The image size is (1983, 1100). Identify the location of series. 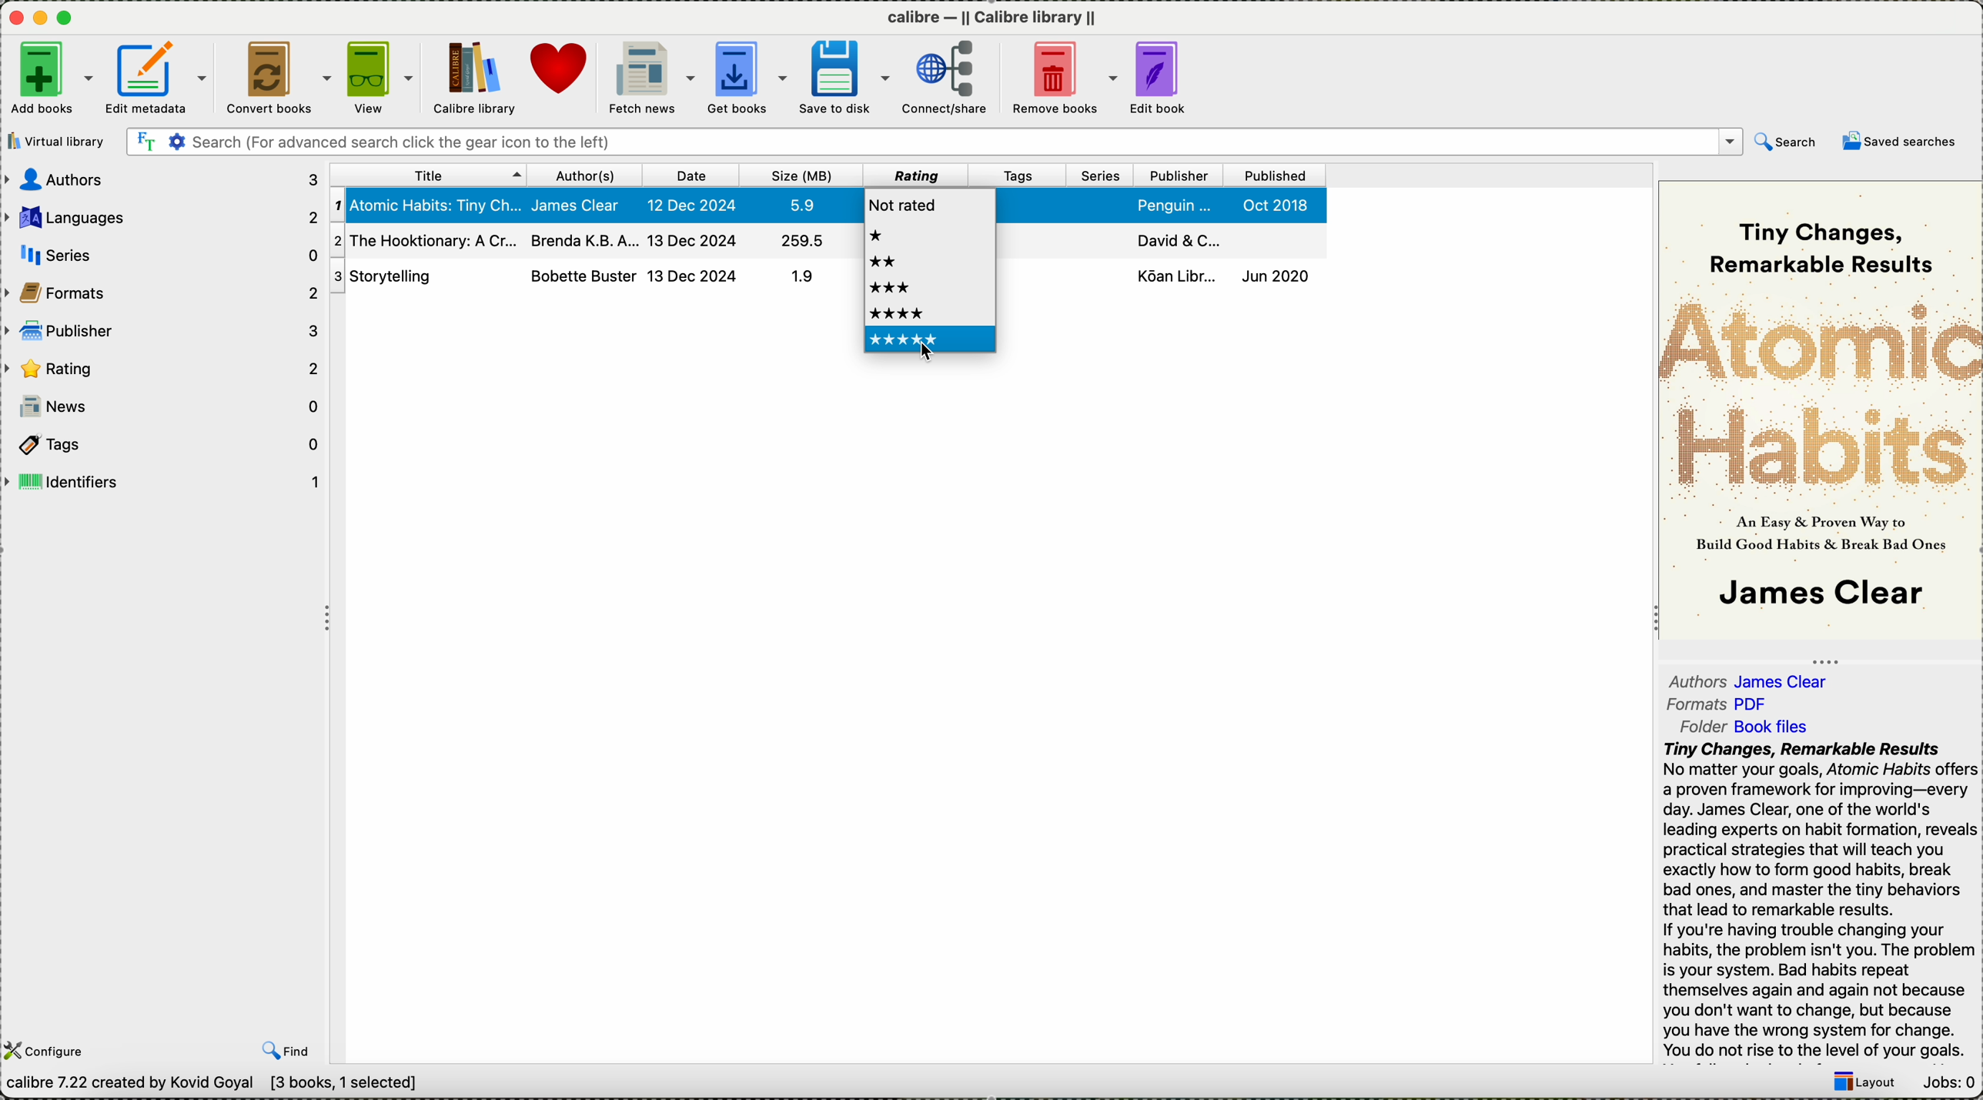
(1102, 176).